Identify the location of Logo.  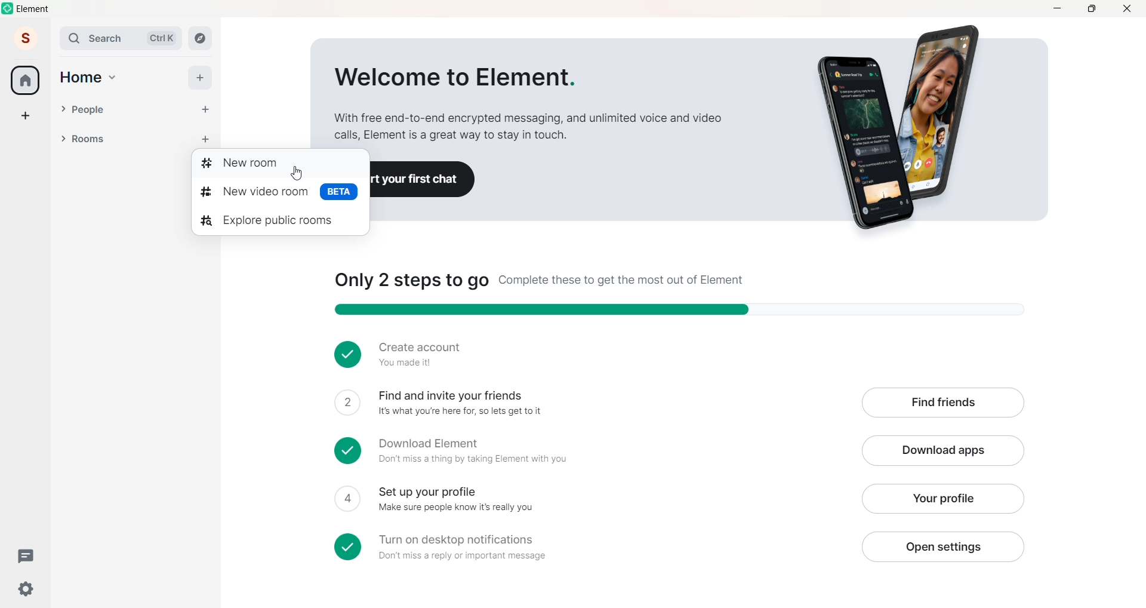
(8, 8).